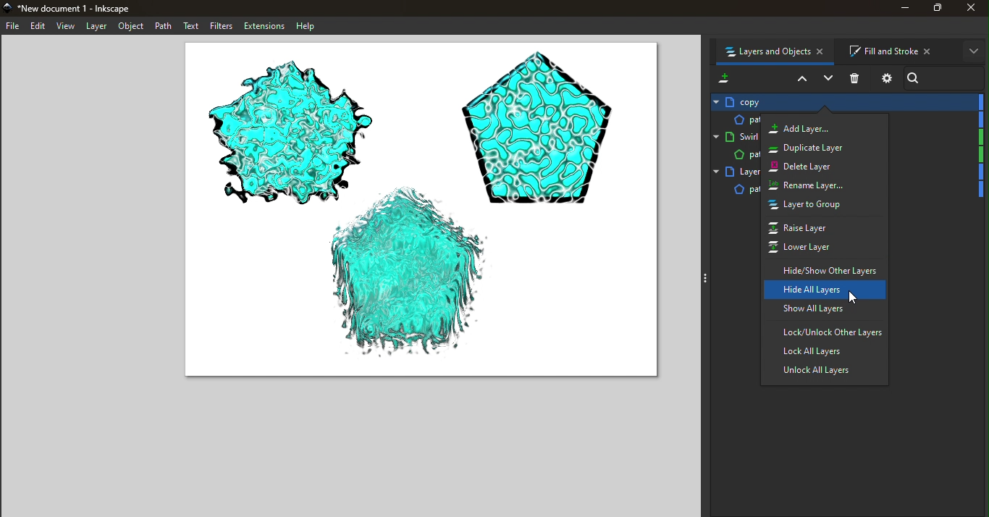 The image size is (989, 517). I want to click on Layer, so click(736, 137).